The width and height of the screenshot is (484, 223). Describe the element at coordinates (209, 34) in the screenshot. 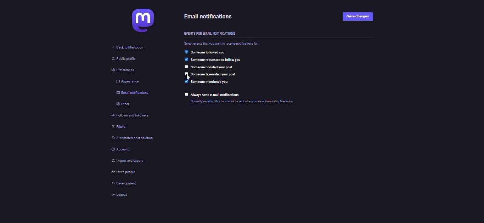

I see `events` at that location.